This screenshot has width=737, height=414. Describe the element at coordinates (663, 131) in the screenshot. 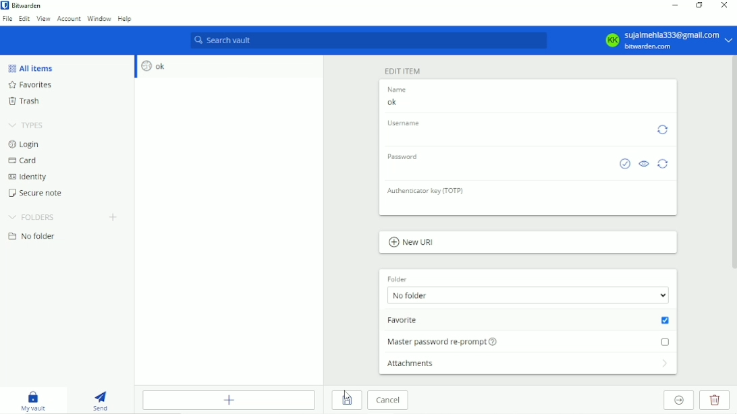

I see `Generate username` at that location.